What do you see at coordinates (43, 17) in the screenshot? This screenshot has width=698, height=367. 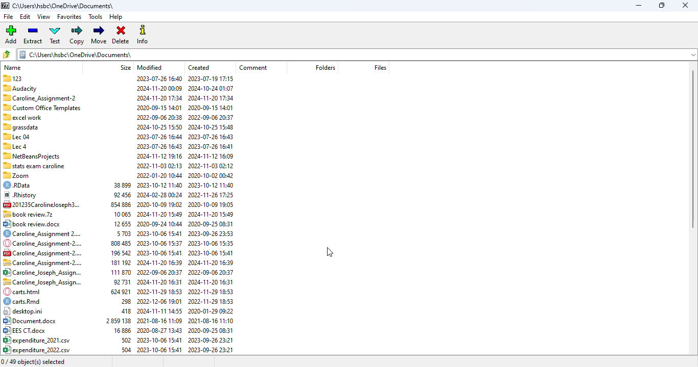 I see `view` at bounding box center [43, 17].